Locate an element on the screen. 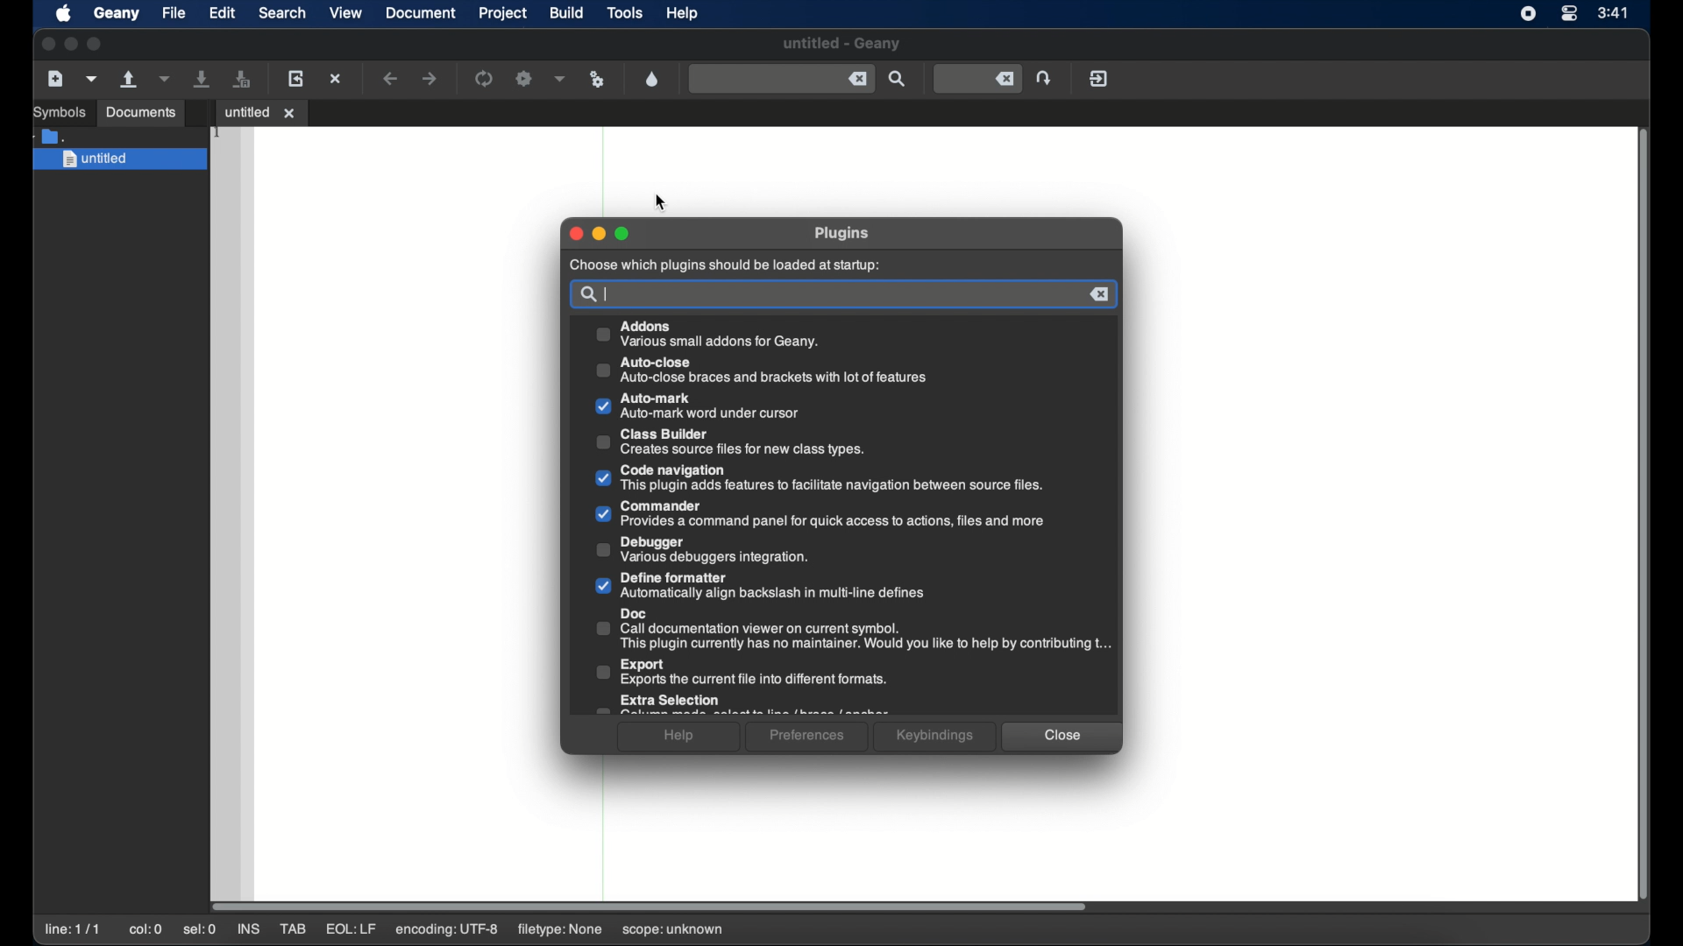 This screenshot has width=1683, height=946. search is located at coordinates (282, 13).